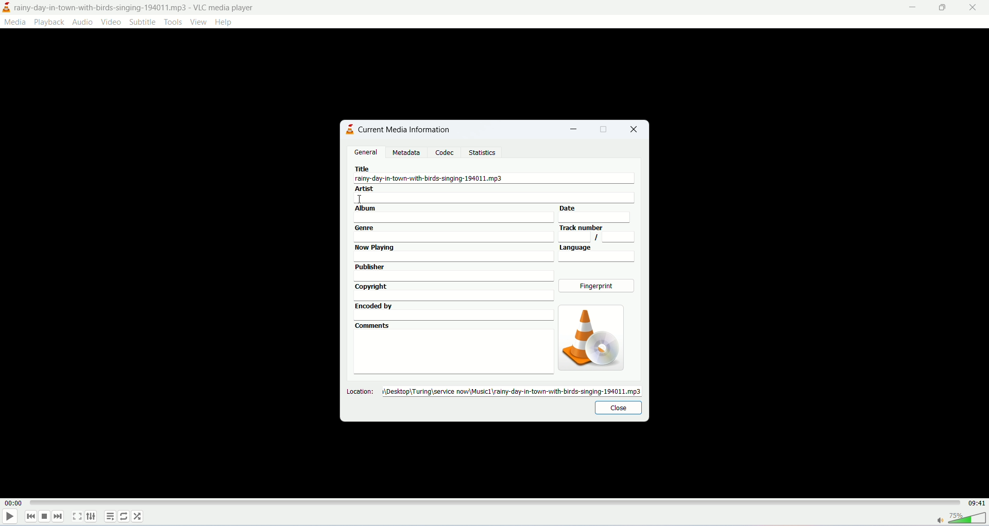  Describe the element at coordinates (140, 516) in the screenshot. I see `shuffle` at that location.